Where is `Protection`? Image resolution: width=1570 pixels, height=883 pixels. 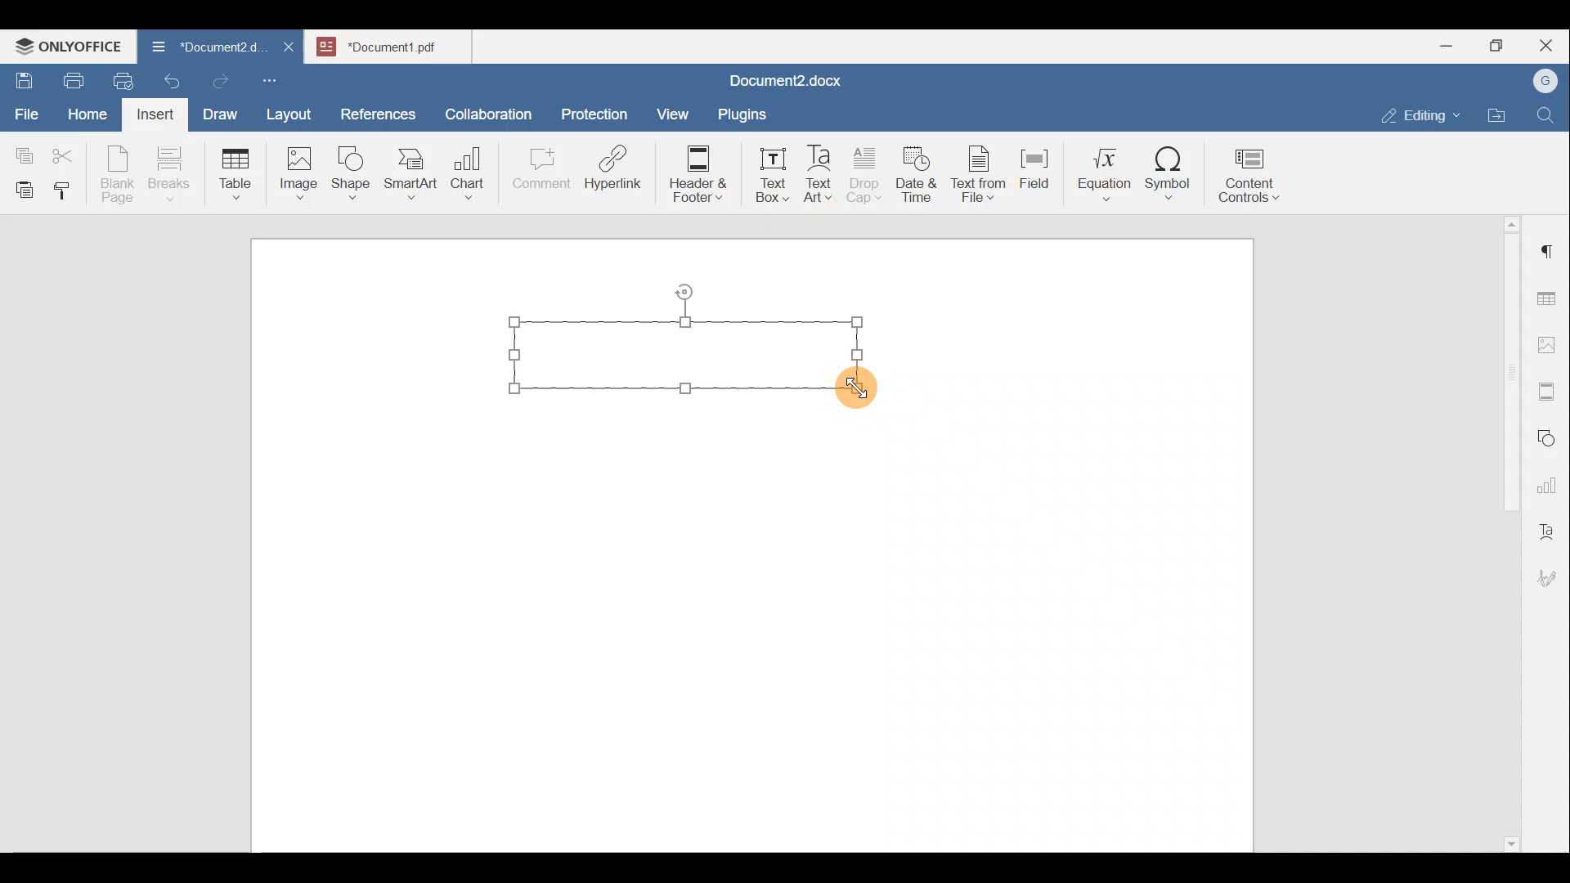
Protection is located at coordinates (599, 112).